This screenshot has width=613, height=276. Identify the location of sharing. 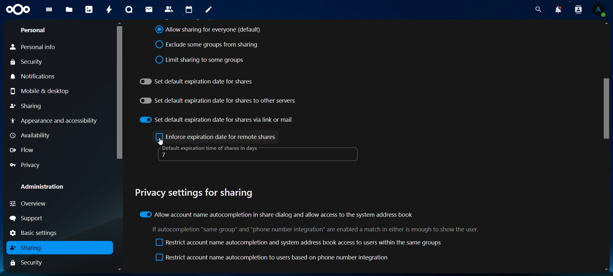
(27, 105).